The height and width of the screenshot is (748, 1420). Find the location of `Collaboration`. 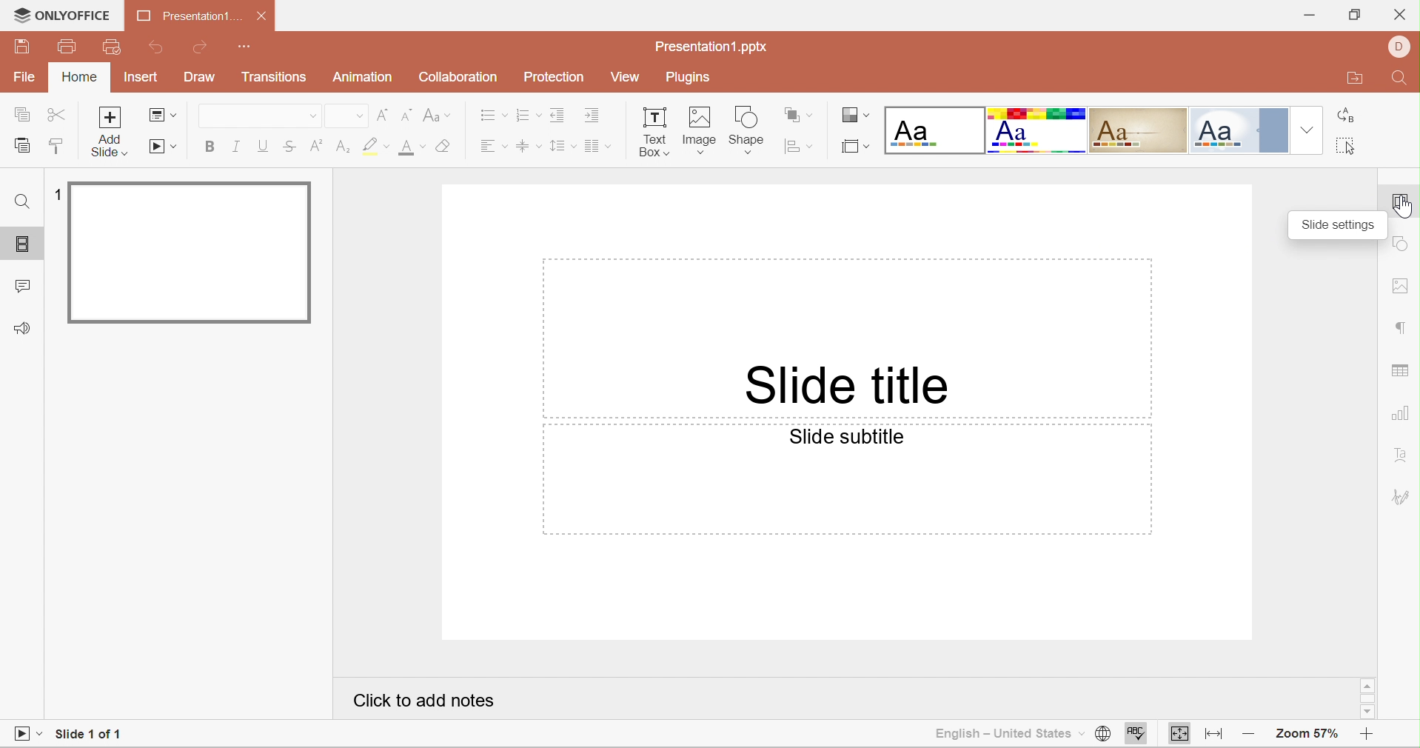

Collaboration is located at coordinates (458, 77).